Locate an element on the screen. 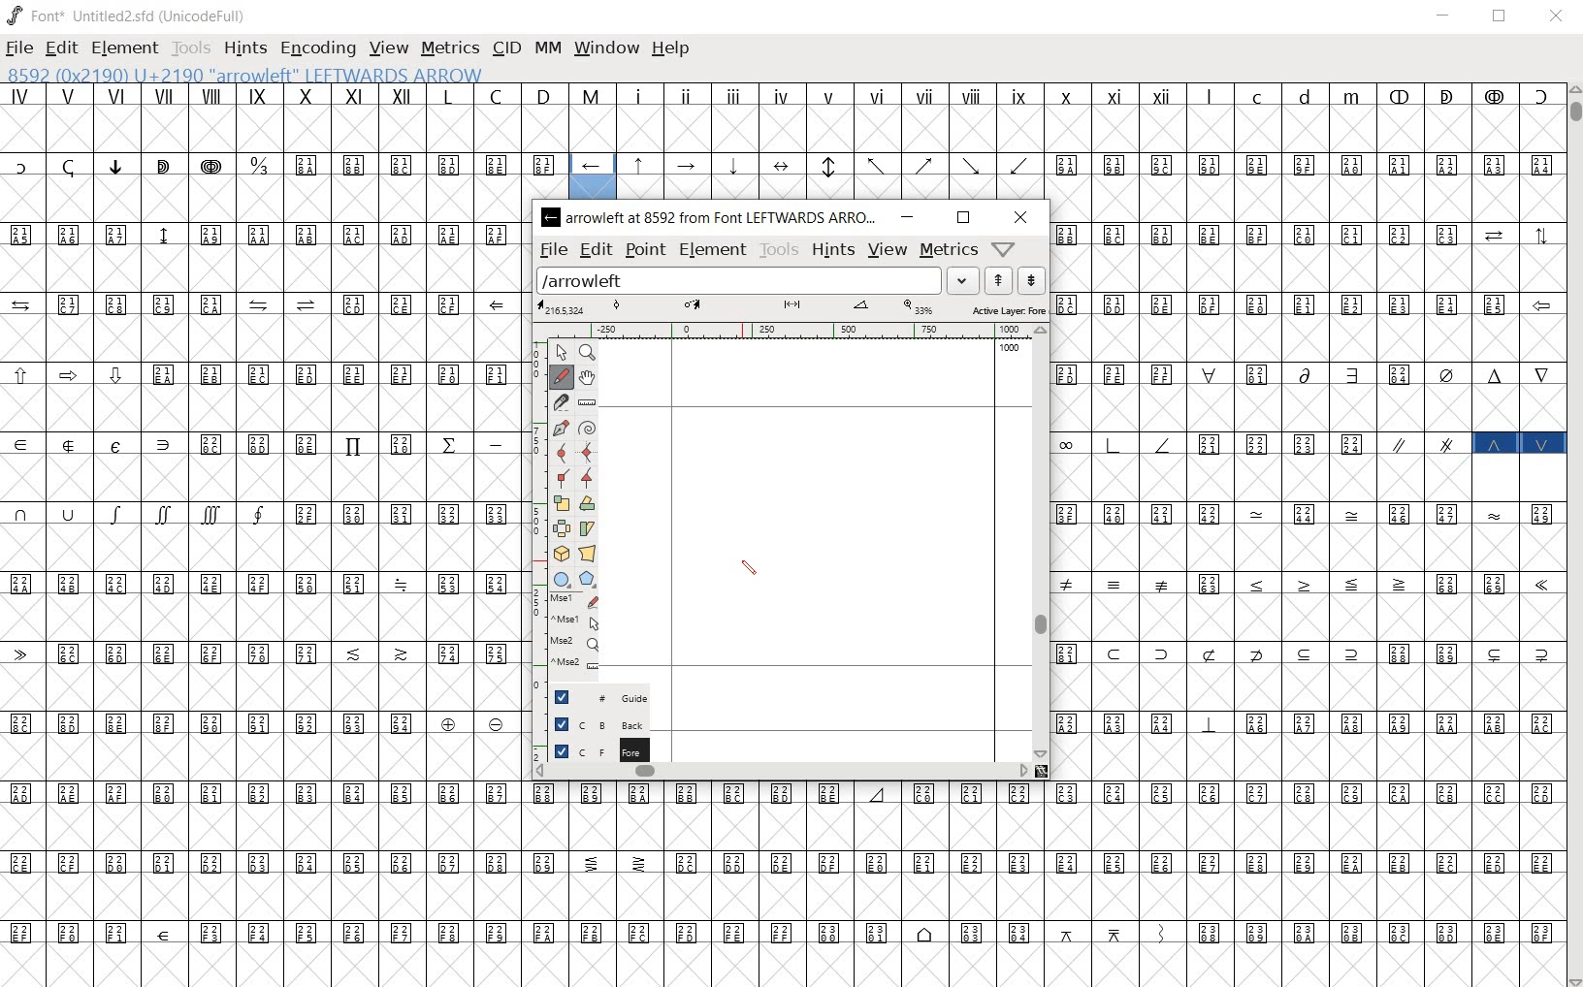 The image size is (1583, 987). ruler is located at coordinates (787, 332).